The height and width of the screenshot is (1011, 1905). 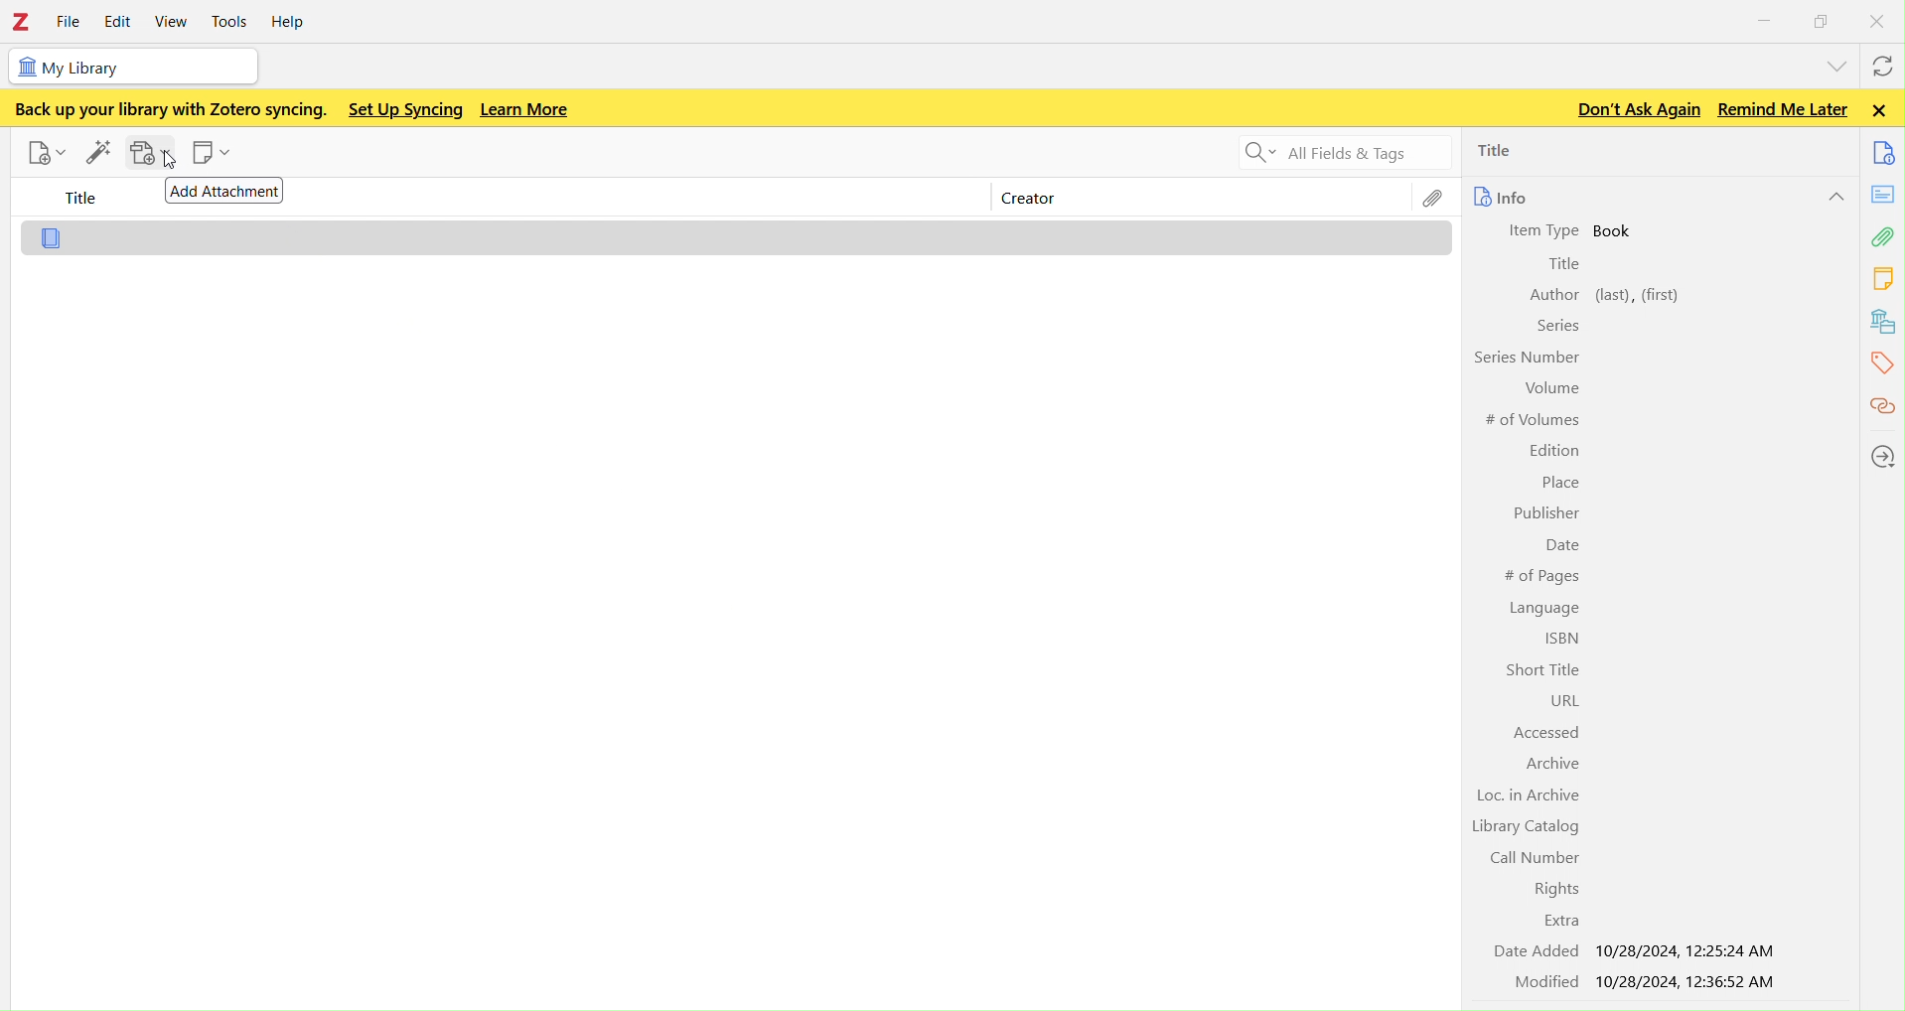 What do you see at coordinates (1050, 201) in the screenshot?
I see `creator` at bounding box center [1050, 201].